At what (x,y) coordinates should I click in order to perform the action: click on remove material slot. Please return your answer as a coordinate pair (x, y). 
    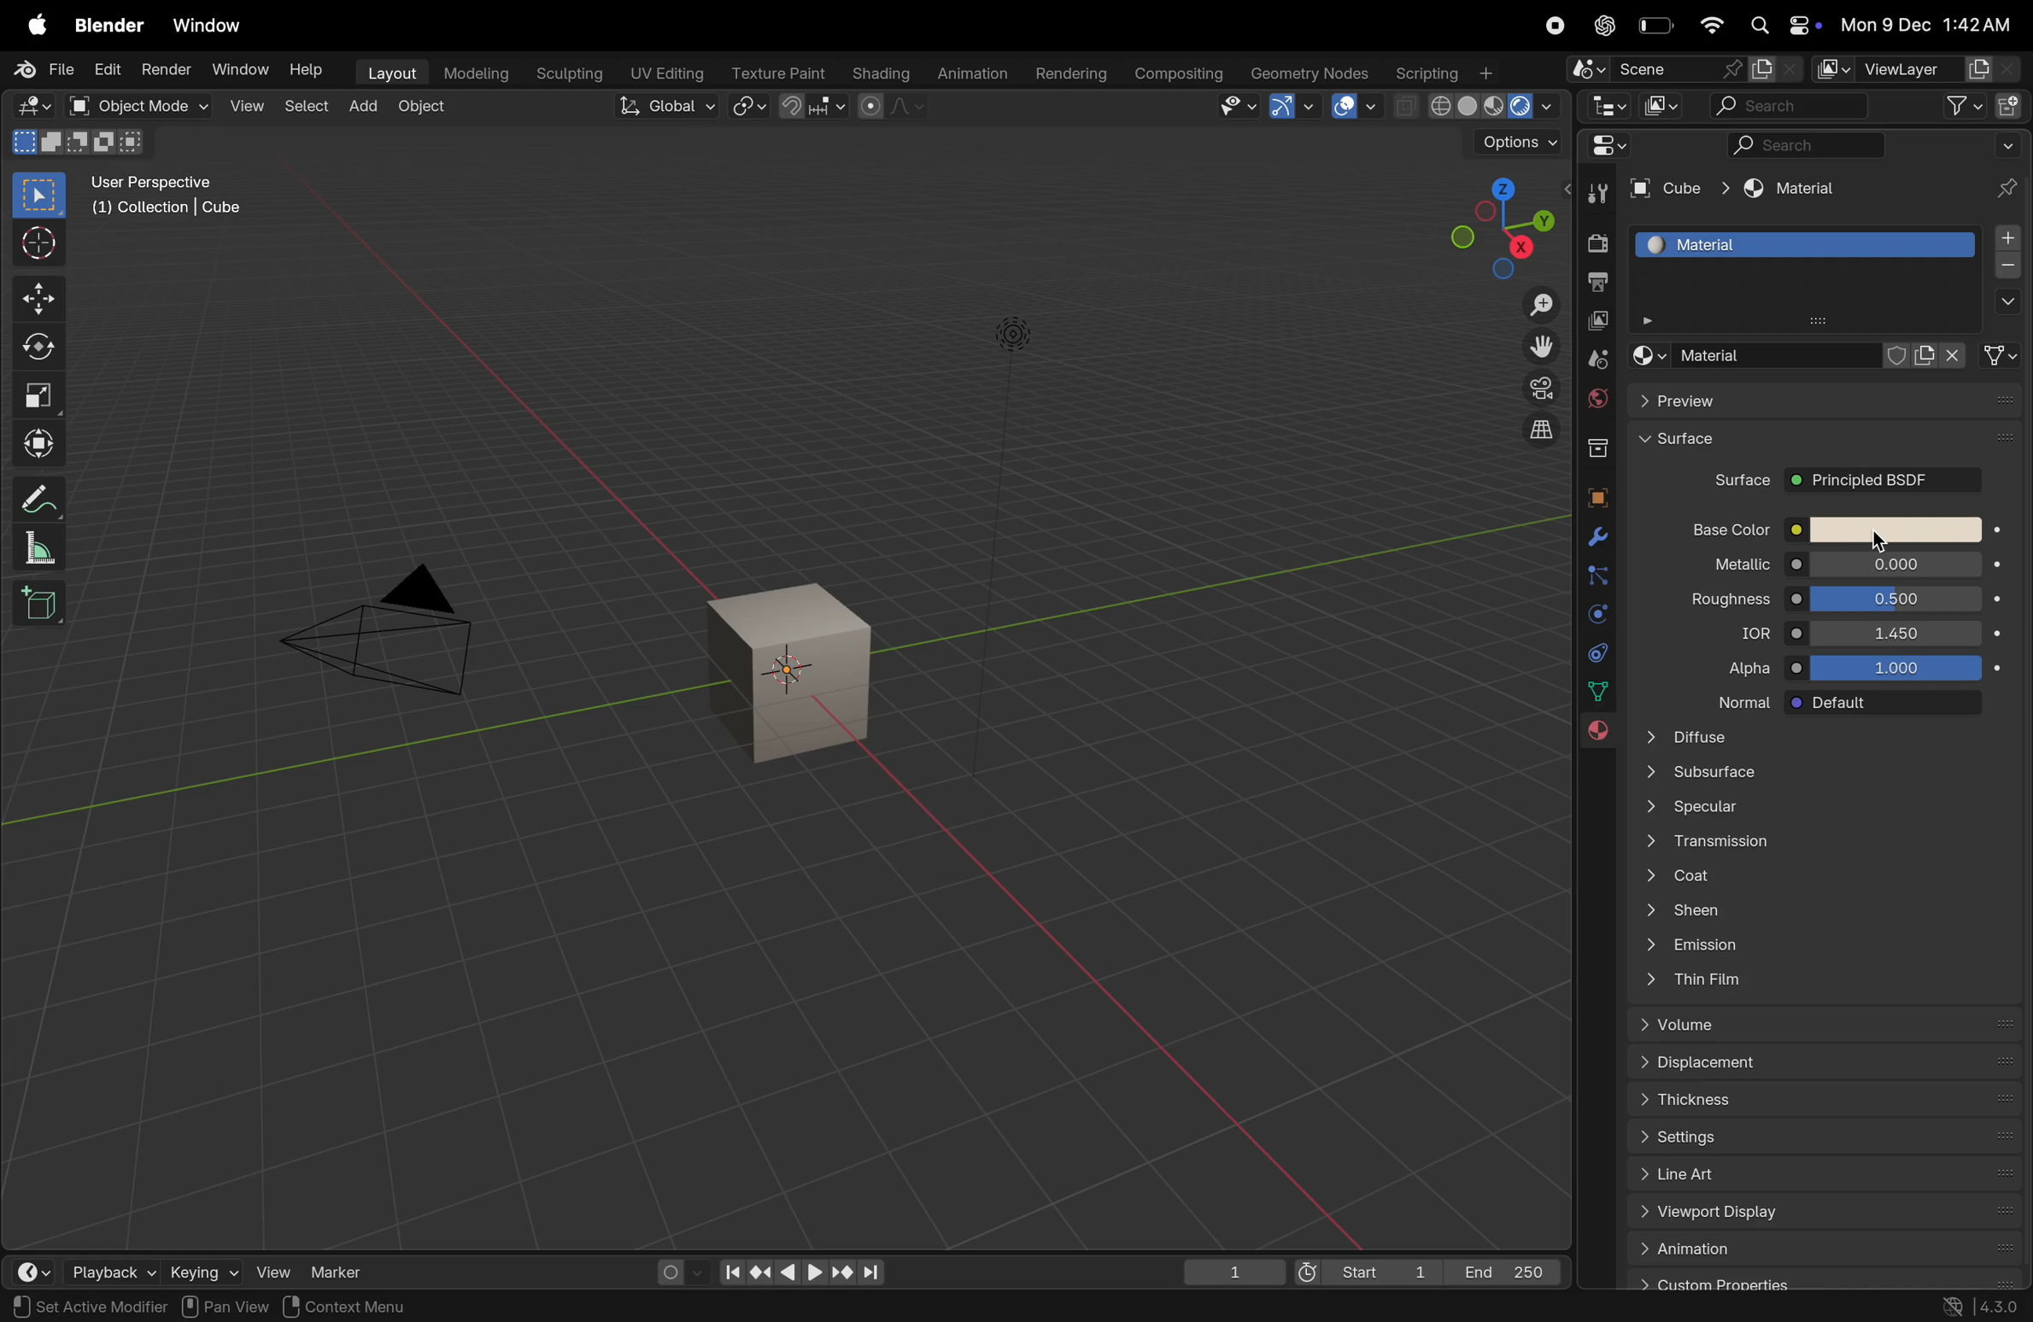
    Looking at the image, I should click on (2007, 268).